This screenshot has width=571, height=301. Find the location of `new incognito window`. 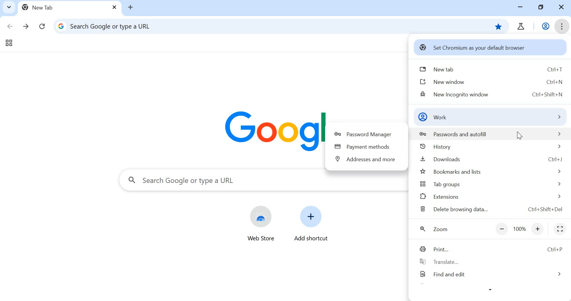

new incognito window is located at coordinates (492, 94).